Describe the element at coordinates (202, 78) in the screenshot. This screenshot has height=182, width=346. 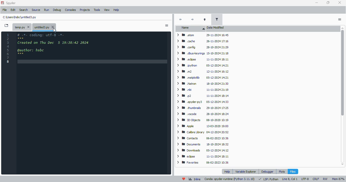
I see `> BB .matpotib 05-12-2024 14:21` at that location.